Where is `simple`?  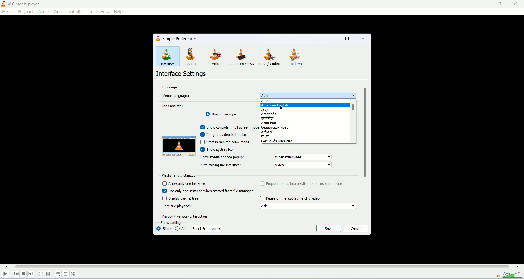 simple is located at coordinates (165, 228).